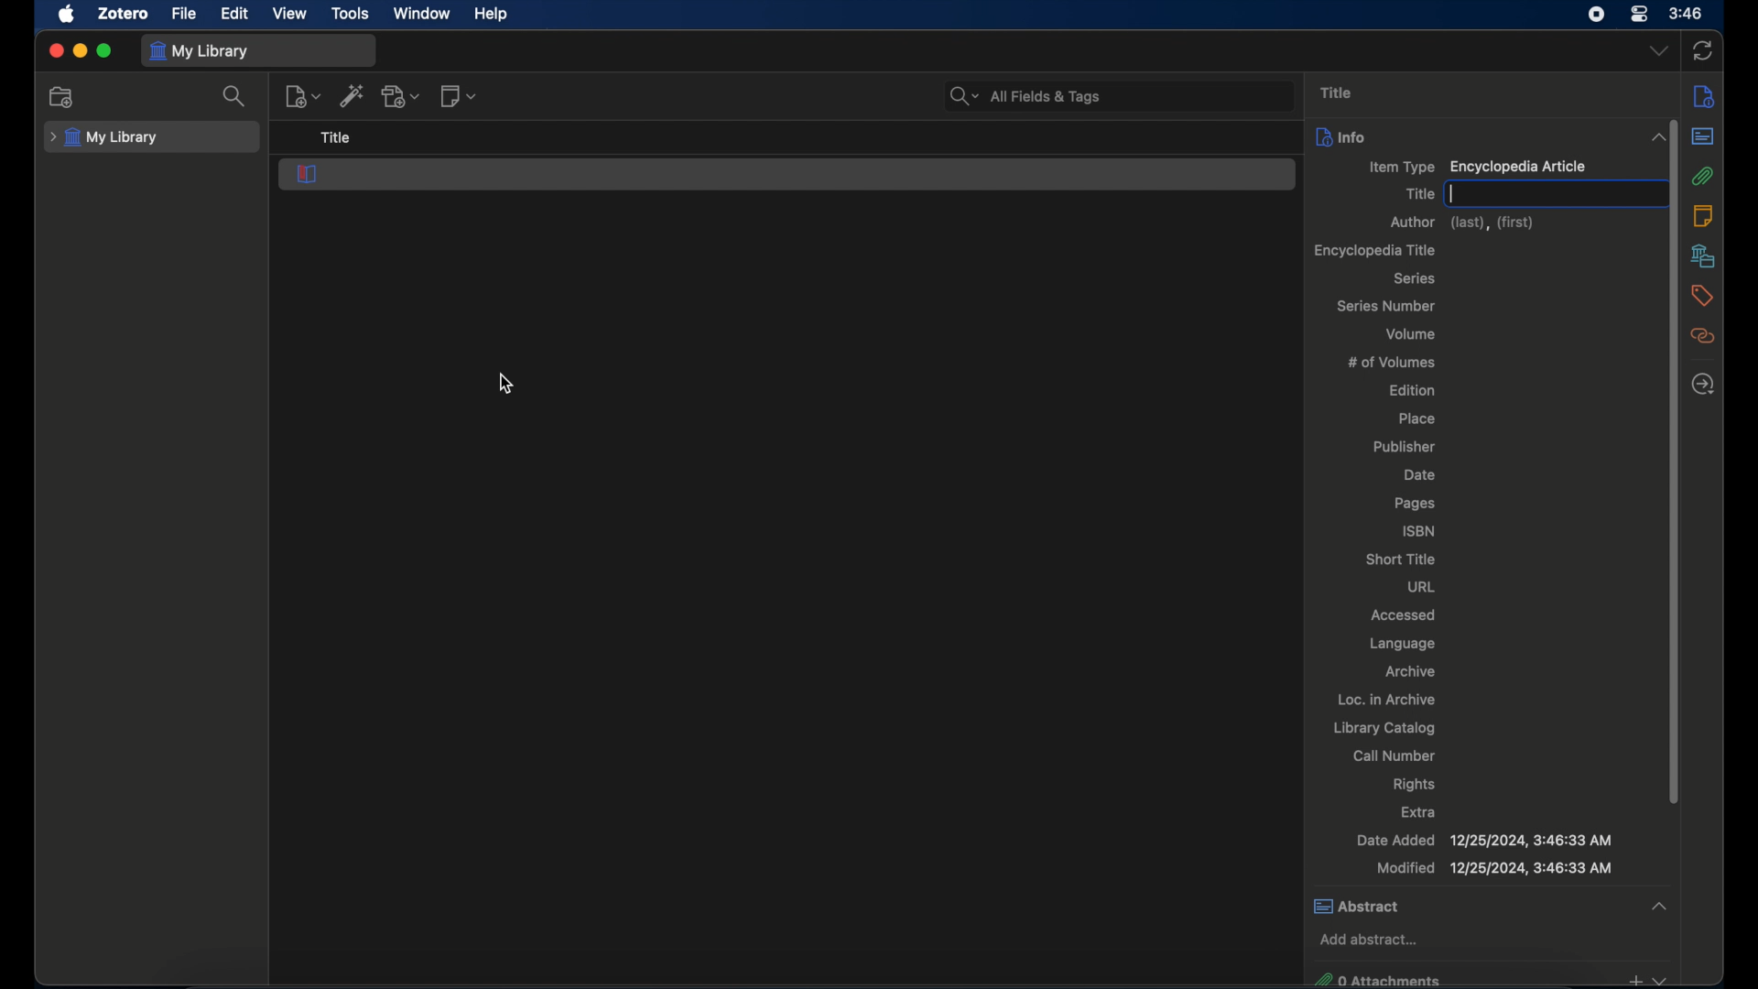 The height and width of the screenshot is (989, 1758). What do you see at coordinates (1495, 868) in the screenshot?
I see `modified` at bounding box center [1495, 868].